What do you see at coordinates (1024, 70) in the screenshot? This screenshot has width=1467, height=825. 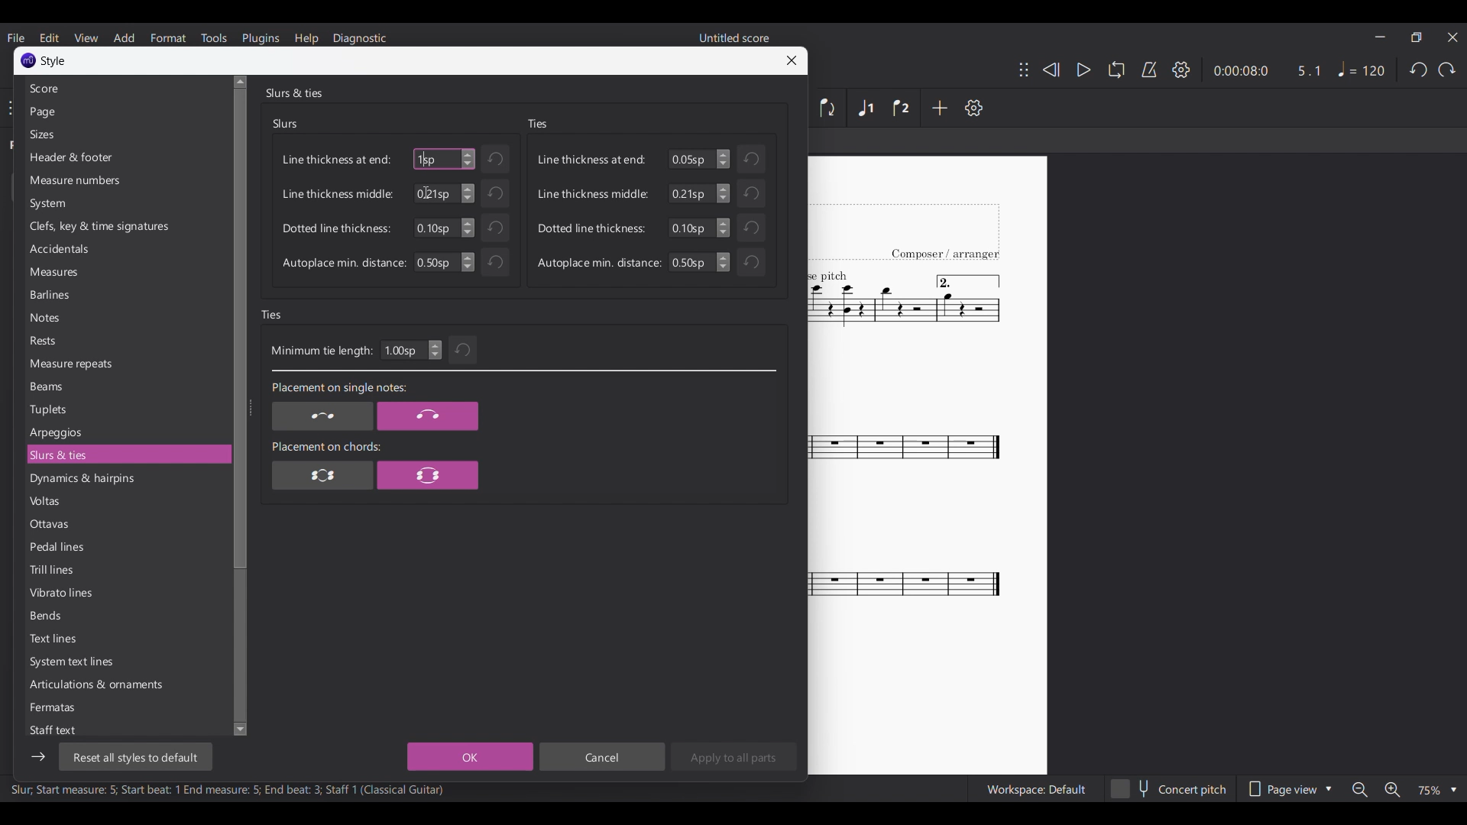 I see `Change position` at bounding box center [1024, 70].